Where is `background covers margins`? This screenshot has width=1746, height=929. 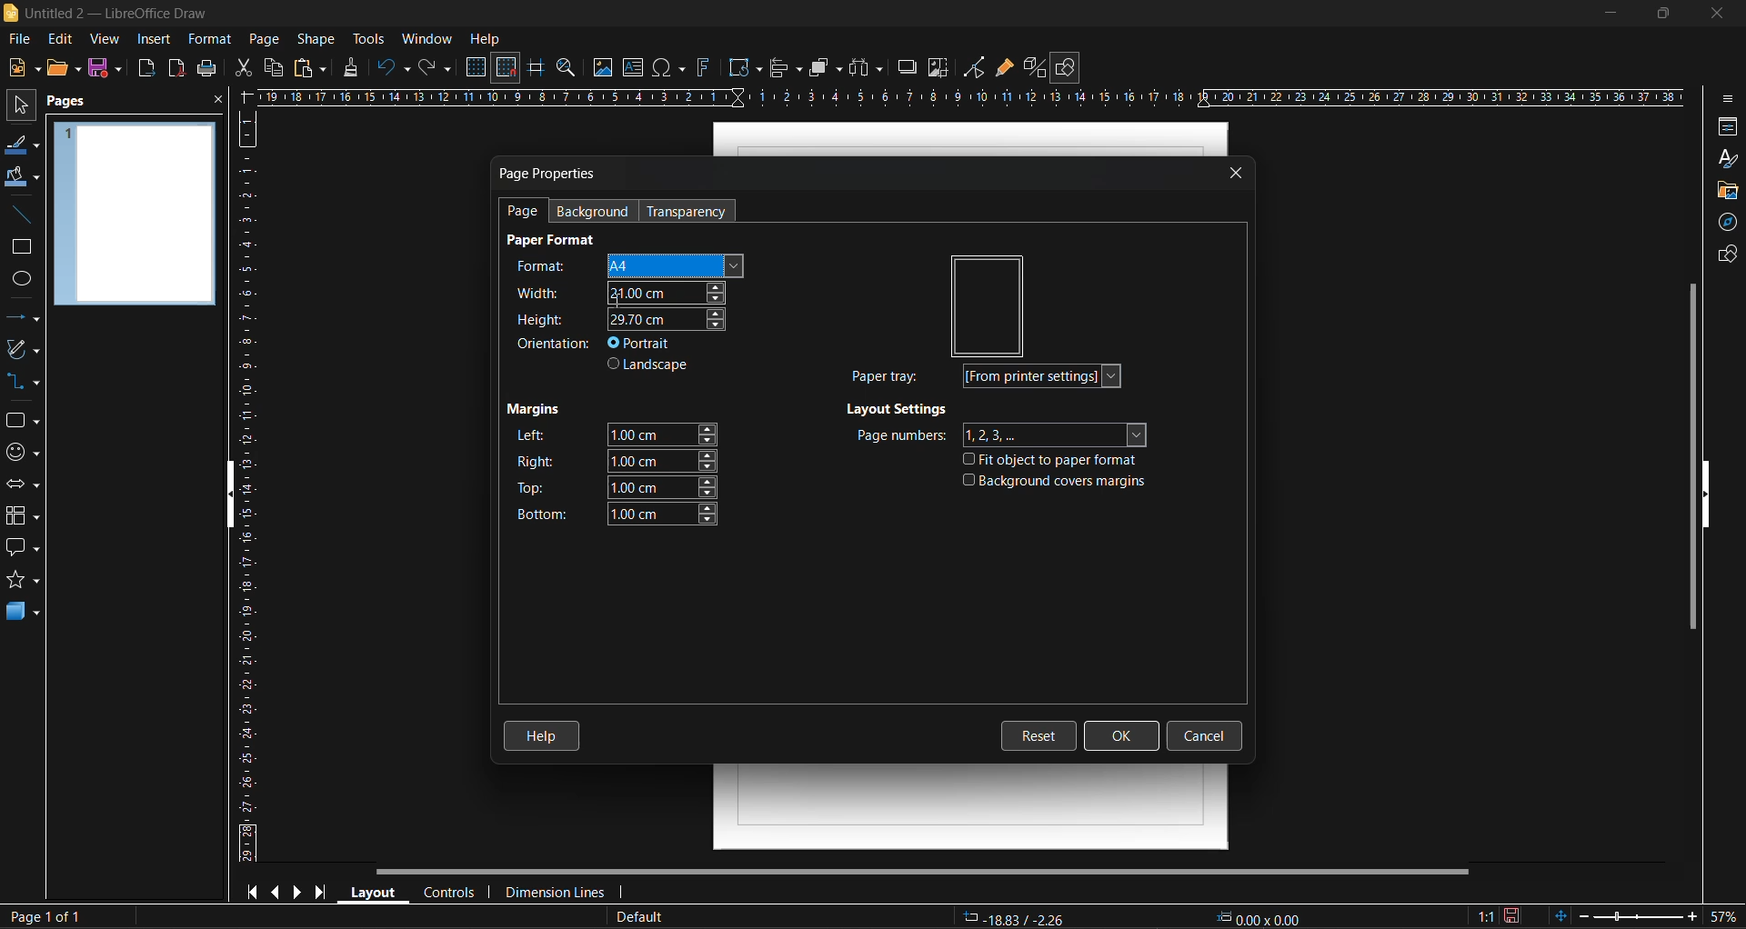 background covers margins is located at coordinates (1055, 484).